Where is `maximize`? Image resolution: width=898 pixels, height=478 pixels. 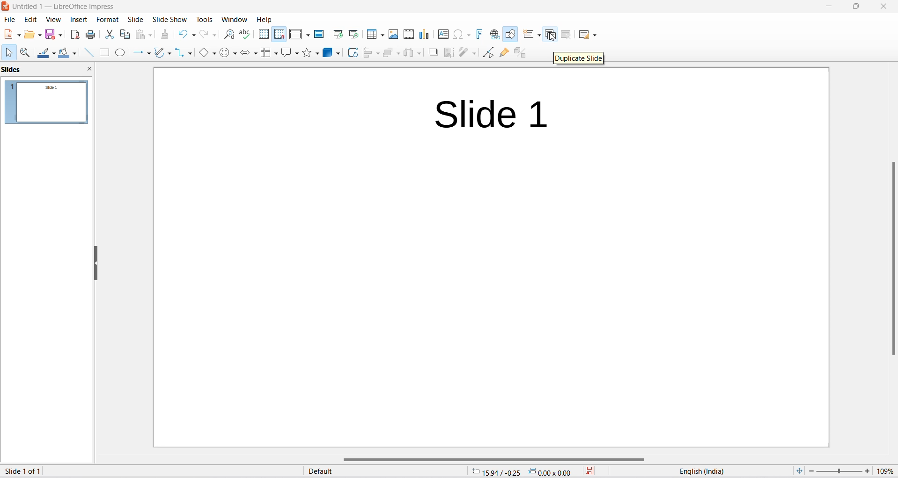 maximize is located at coordinates (856, 7).